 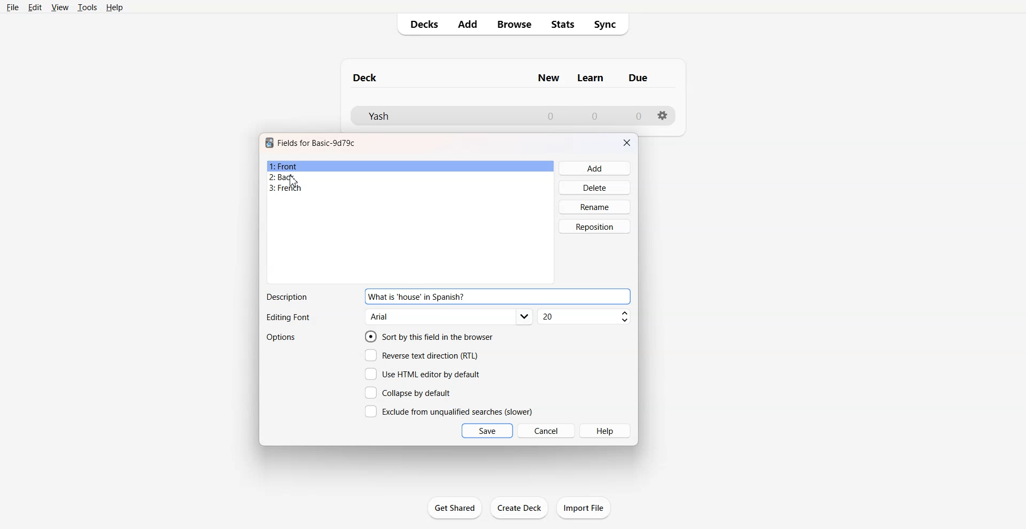 I want to click on Number of due cards, so click(x=639, y=116).